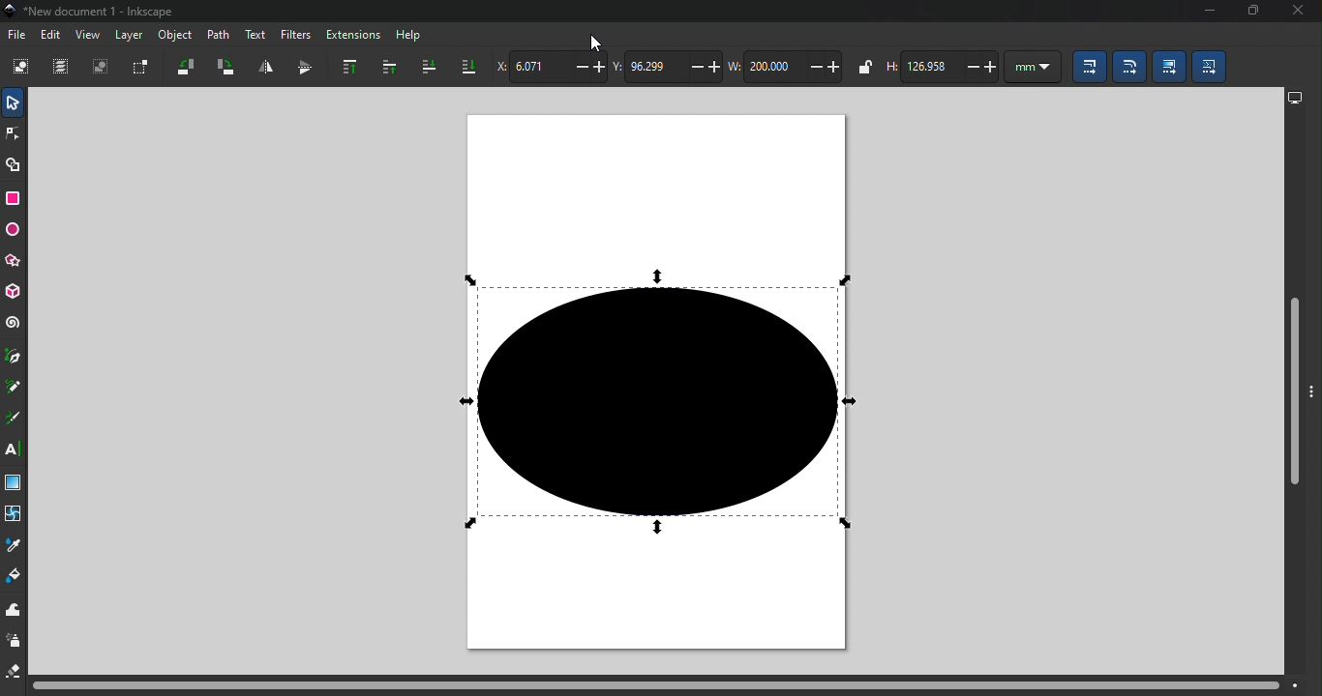 This screenshot has width=1322, height=696. Describe the element at coordinates (15, 390) in the screenshot. I see `Pencil tool` at that location.